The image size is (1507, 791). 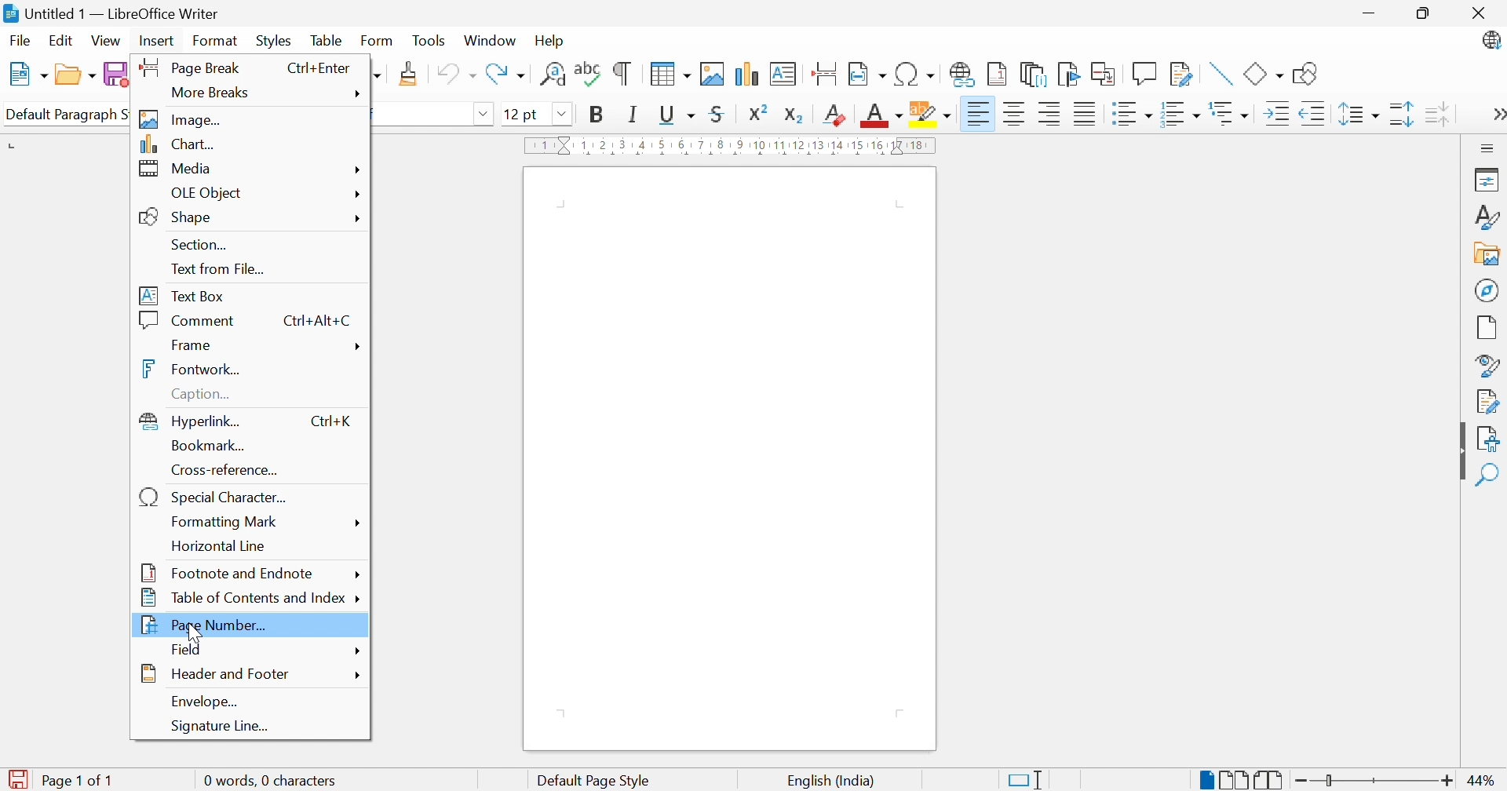 What do you see at coordinates (1104, 74) in the screenshot?
I see `Insert cross-reference` at bounding box center [1104, 74].